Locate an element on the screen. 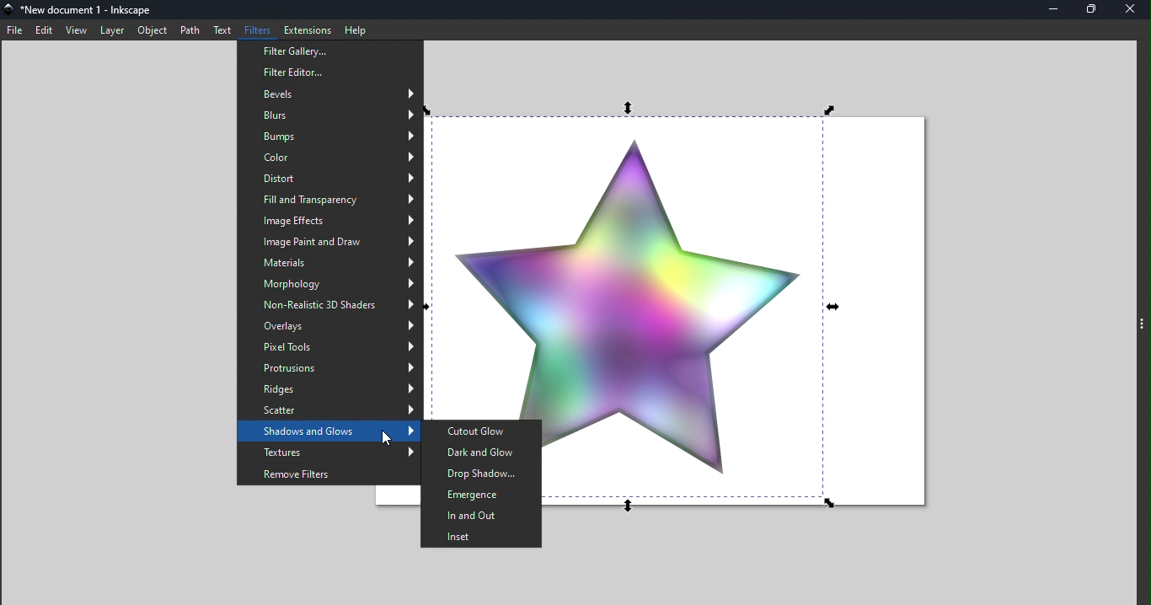  cursor is located at coordinates (383, 439).